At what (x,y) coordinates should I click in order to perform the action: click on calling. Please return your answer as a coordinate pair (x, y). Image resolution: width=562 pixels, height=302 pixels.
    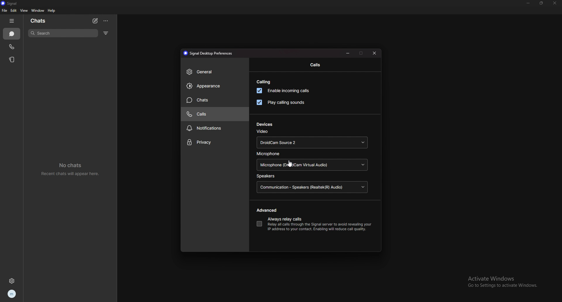
    Looking at the image, I should click on (264, 82).